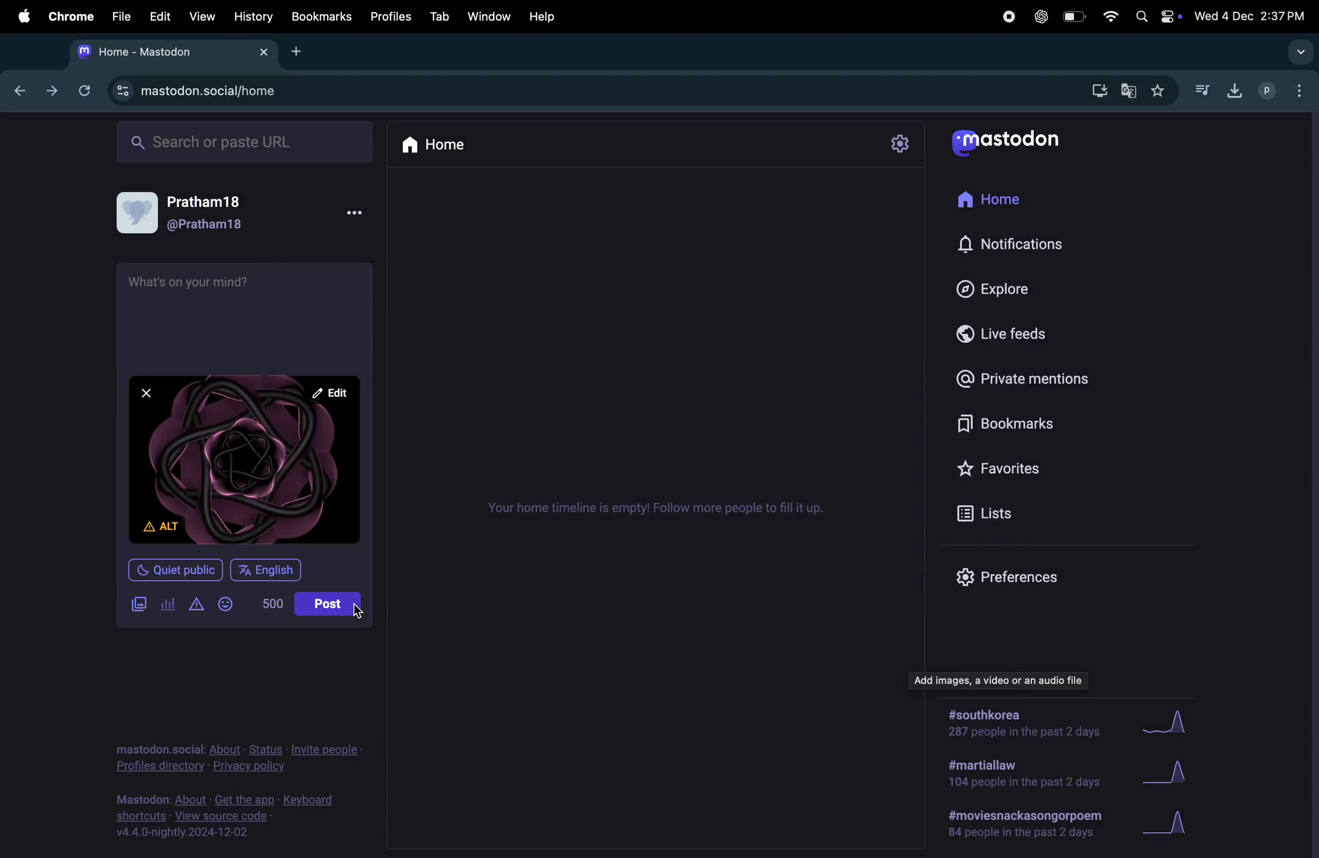 This screenshot has height=858, width=1319. Describe the element at coordinates (1005, 139) in the screenshot. I see `mastodon` at that location.